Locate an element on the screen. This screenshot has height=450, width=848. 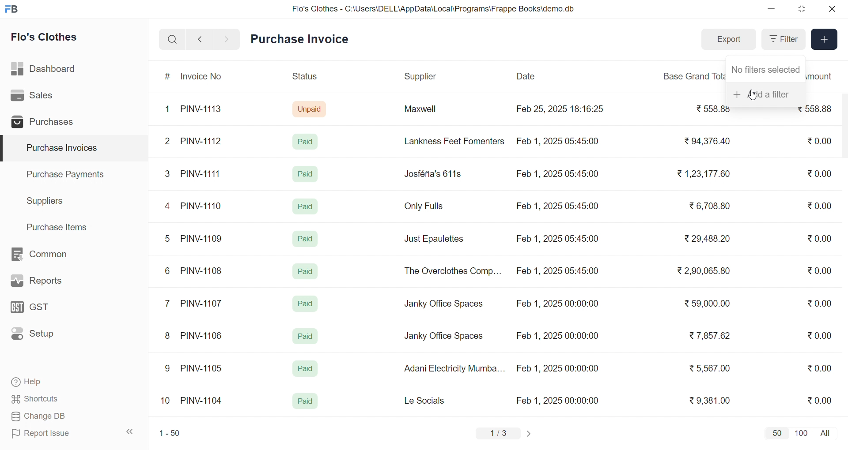
Janky Office Spaces is located at coordinates (443, 337).